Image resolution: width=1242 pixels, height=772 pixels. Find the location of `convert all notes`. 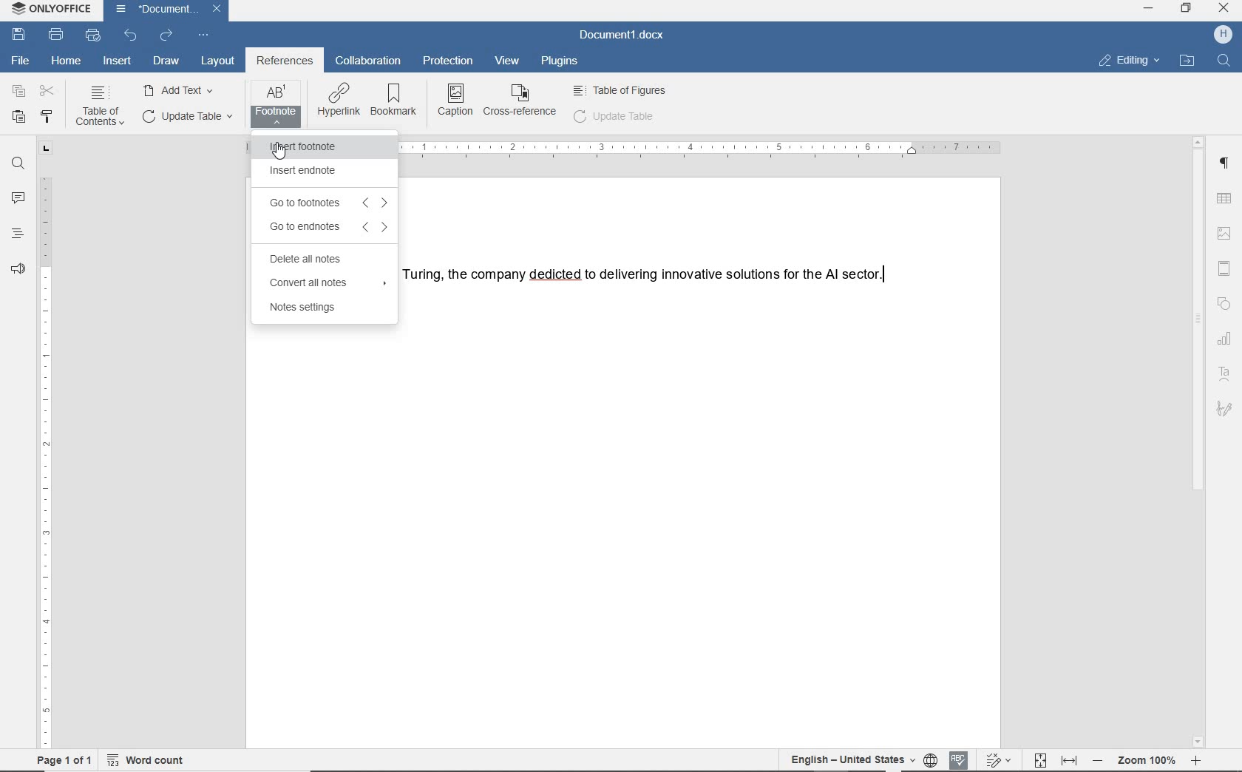

convert all notes is located at coordinates (325, 283).